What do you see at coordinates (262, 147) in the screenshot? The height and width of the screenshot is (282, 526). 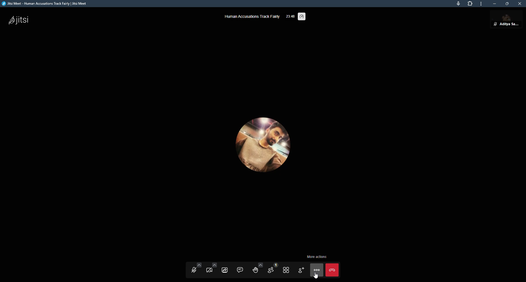 I see `profile` at bounding box center [262, 147].